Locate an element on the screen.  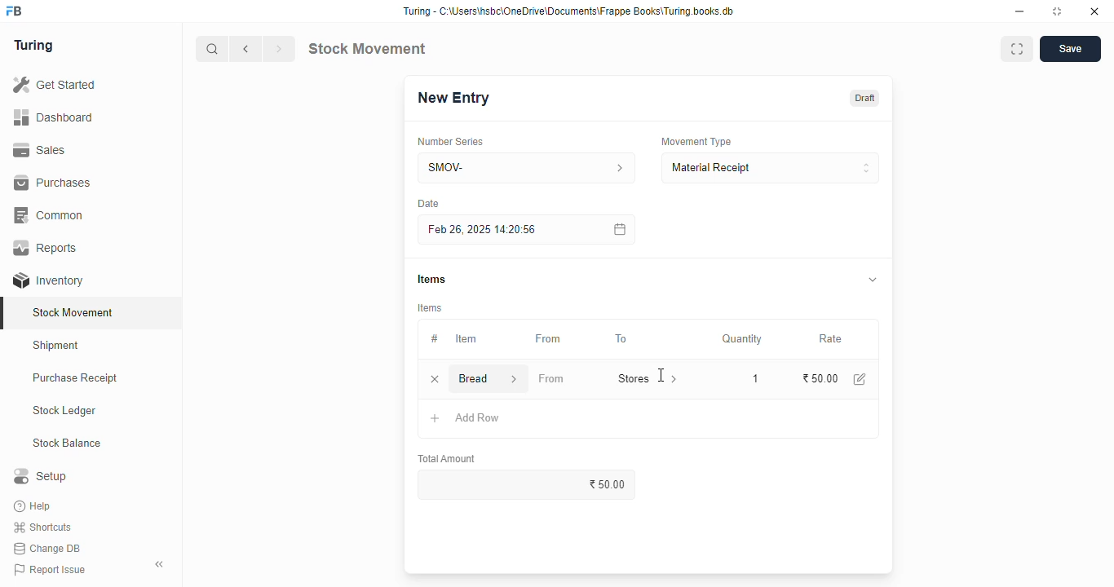
quantity is located at coordinates (742, 339).